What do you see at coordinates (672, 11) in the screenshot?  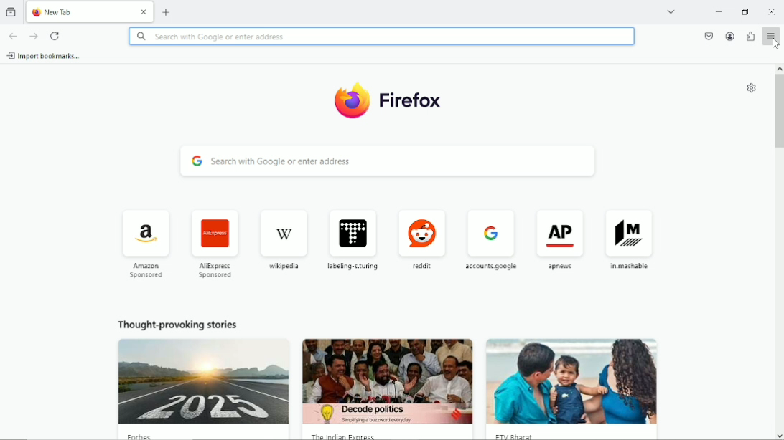 I see `list all tabs` at bounding box center [672, 11].